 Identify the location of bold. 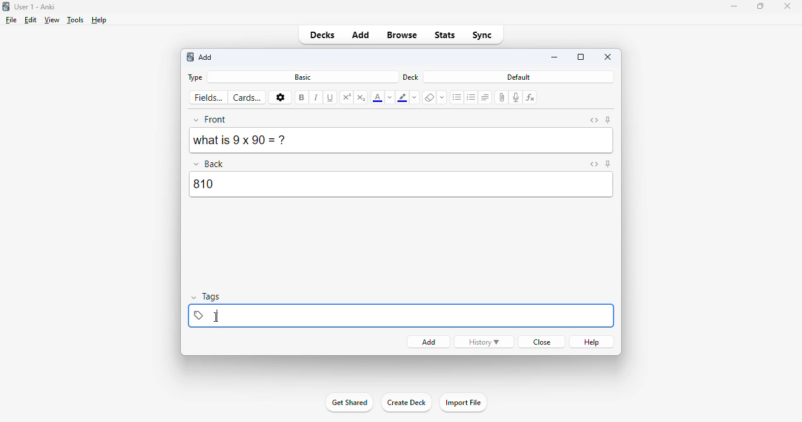
(302, 97).